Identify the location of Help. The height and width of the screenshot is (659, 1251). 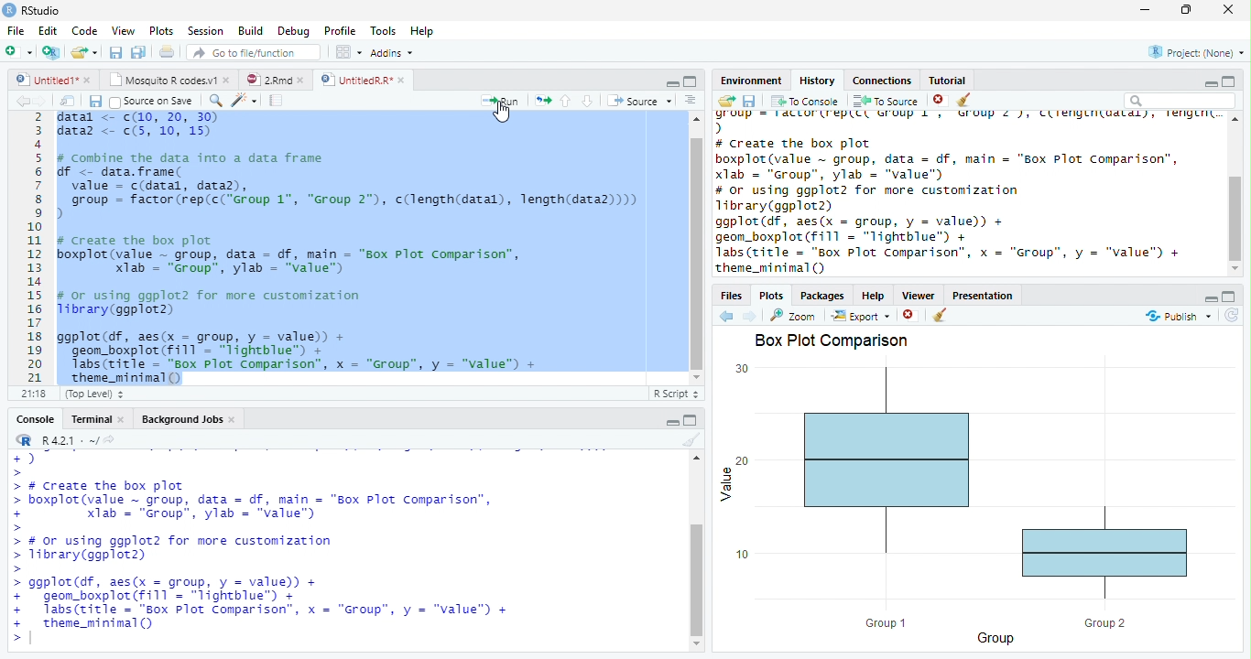
(422, 30).